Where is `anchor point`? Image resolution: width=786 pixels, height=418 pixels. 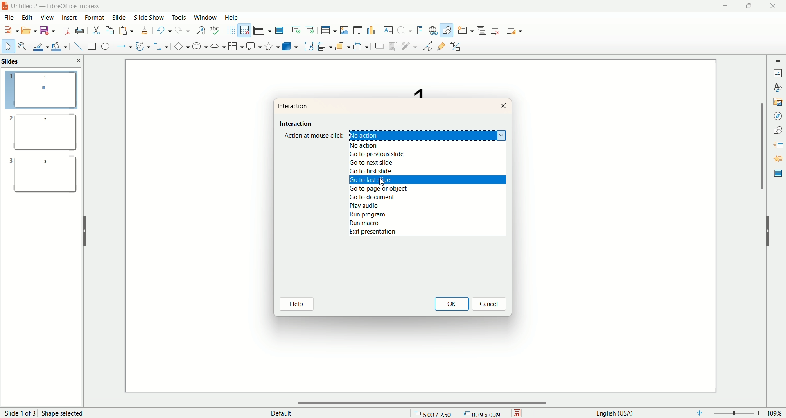
anchor point is located at coordinates (486, 413).